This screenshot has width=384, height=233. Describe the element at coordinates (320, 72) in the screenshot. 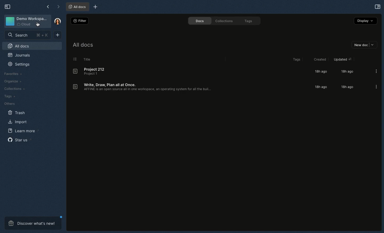

I see `18h ago` at that location.